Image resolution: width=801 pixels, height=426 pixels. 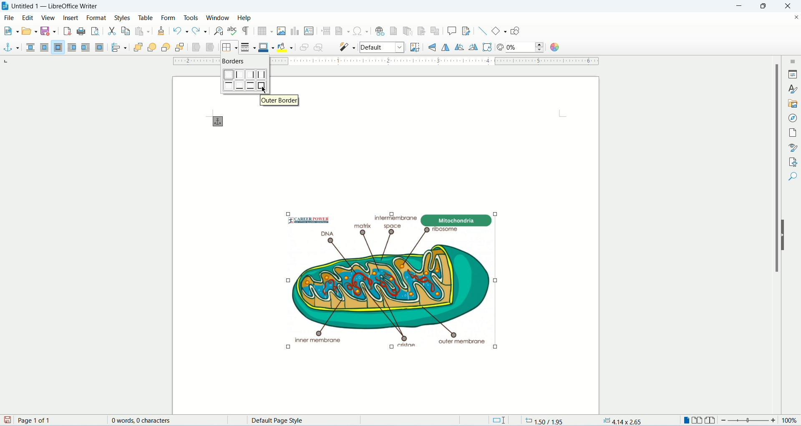 What do you see at coordinates (282, 31) in the screenshot?
I see `insert image` at bounding box center [282, 31].